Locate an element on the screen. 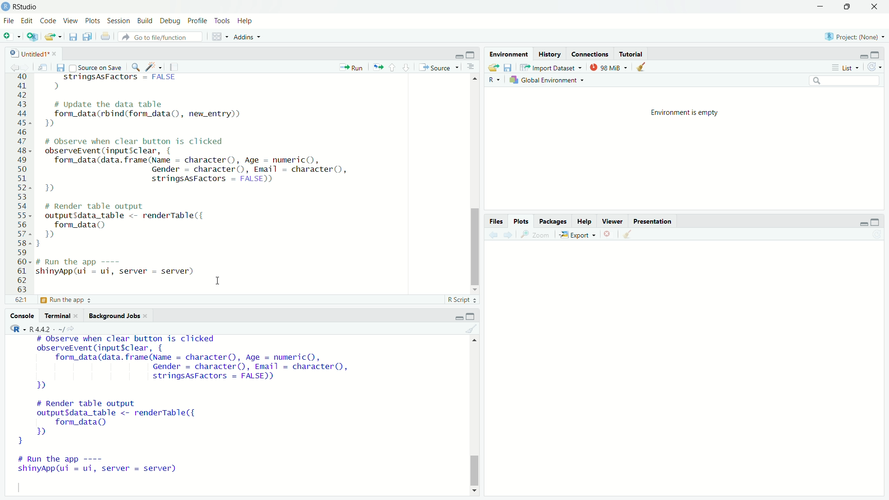 This screenshot has height=500, width=889. save current document is located at coordinates (60, 67).